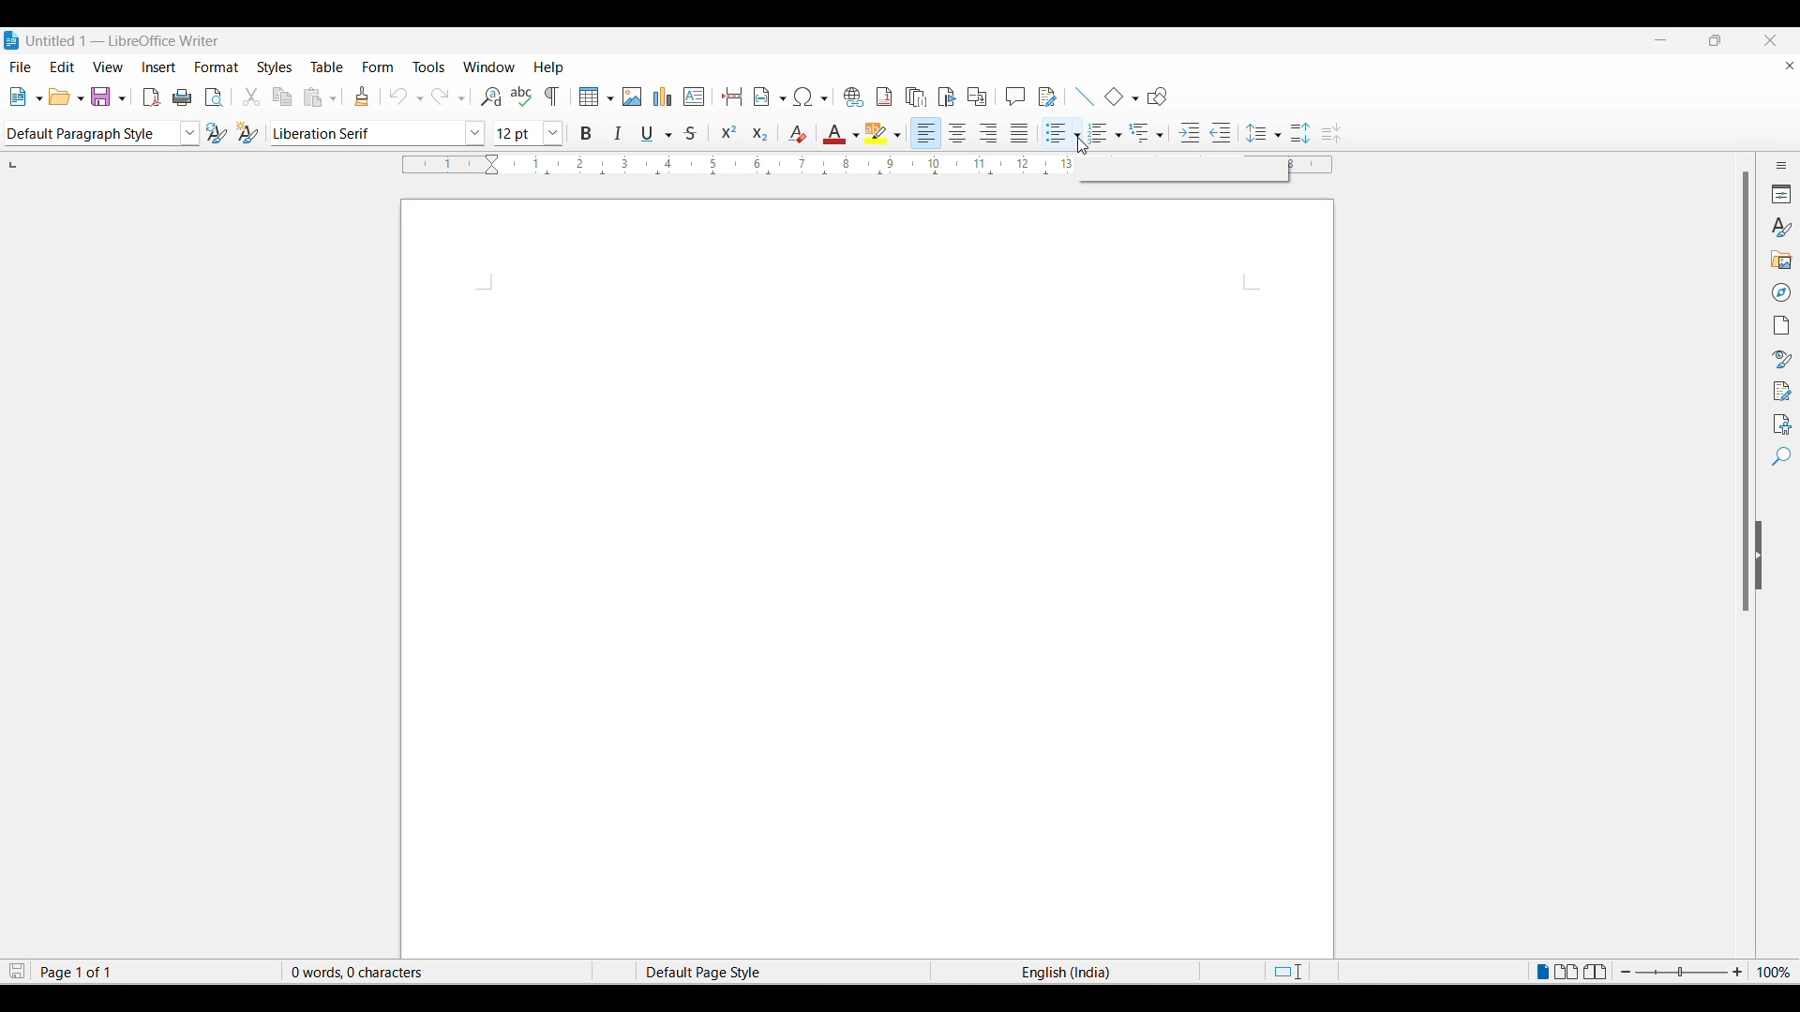 This screenshot has height=1012, width=1800. Describe the element at coordinates (1681, 973) in the screenshot. I see `zoom in or zoom out` at that location.